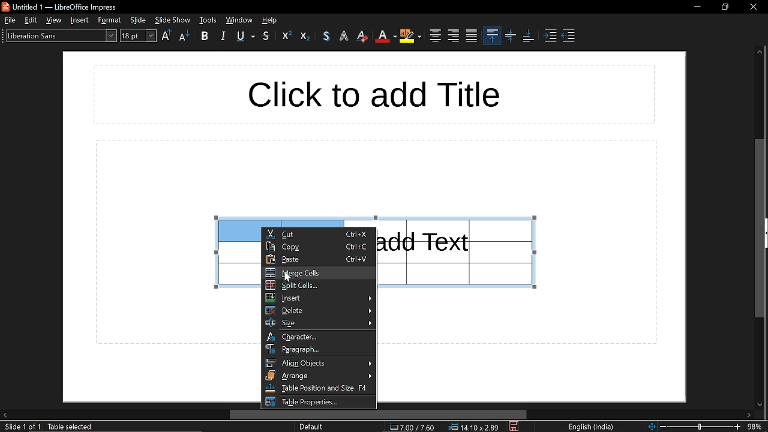  I want to click on slide format, so click(311, 427).